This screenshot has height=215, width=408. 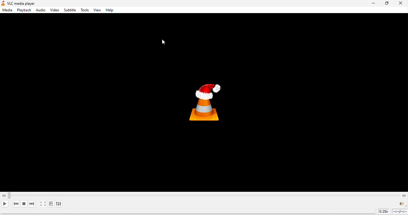 What do you see at coordinates (97, 11) in the screenshot?
I see `view` at bounding box center [97, 11].